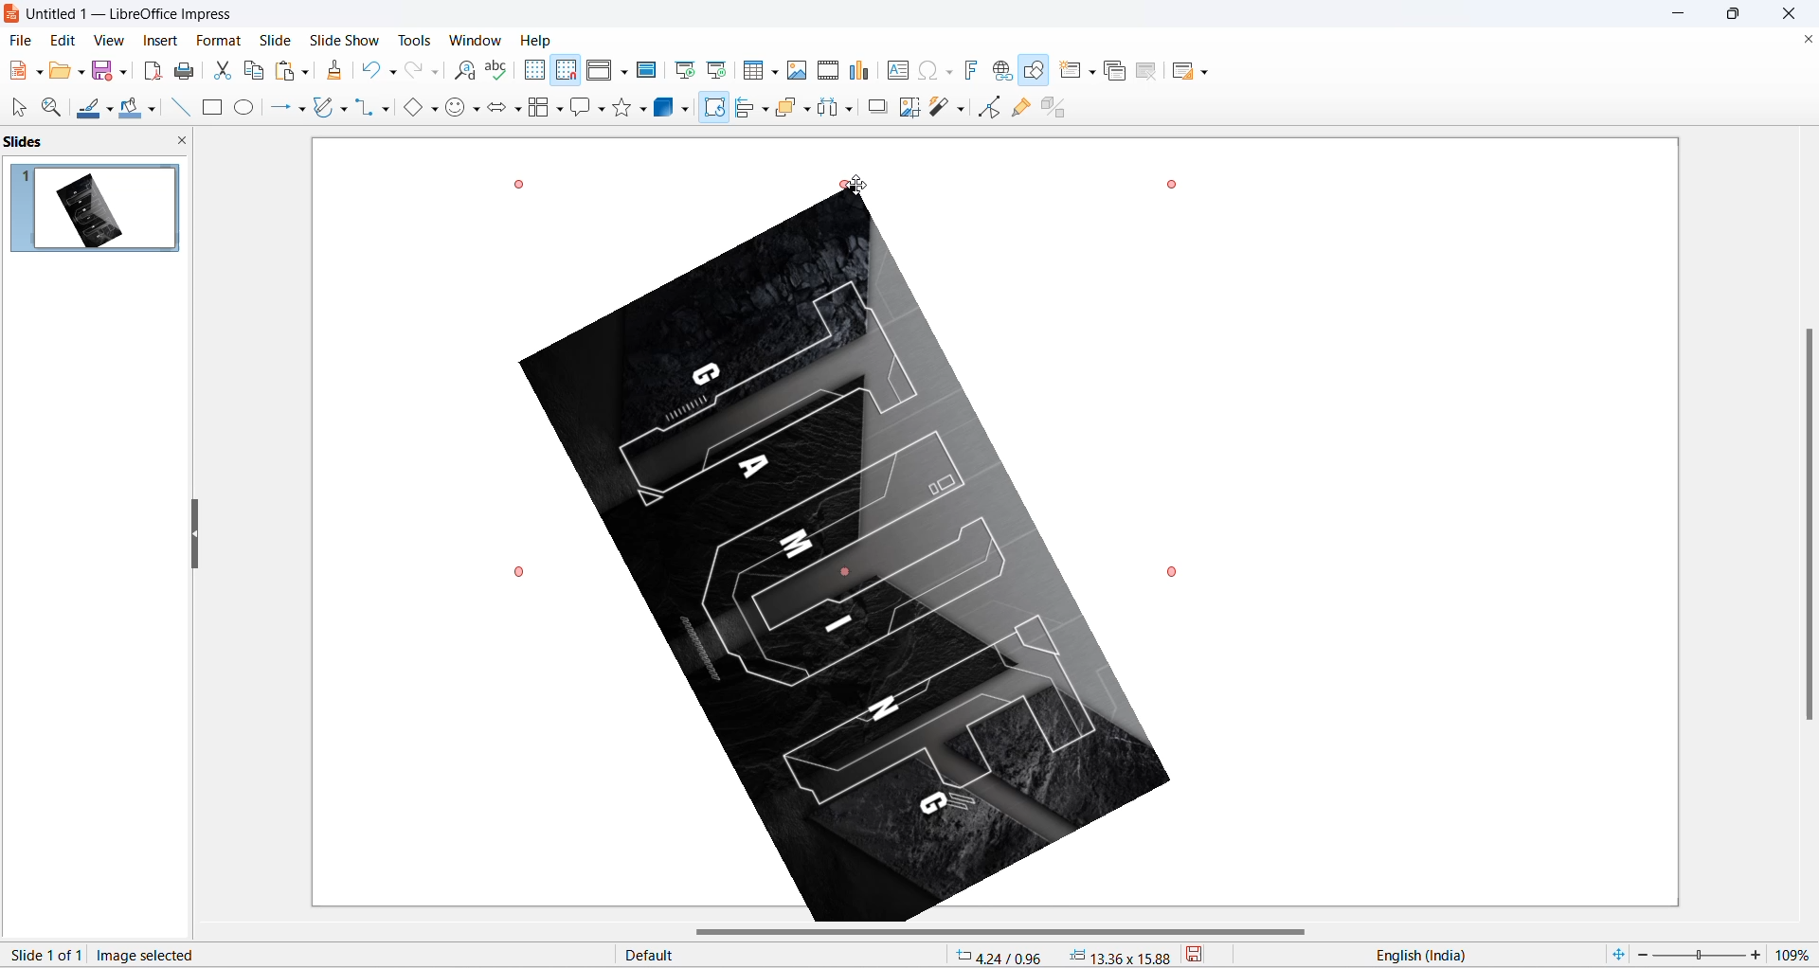 Image resolution: width=1819 pixels, height=968 pixels. I want to click on 3d object, so click(675, 108).